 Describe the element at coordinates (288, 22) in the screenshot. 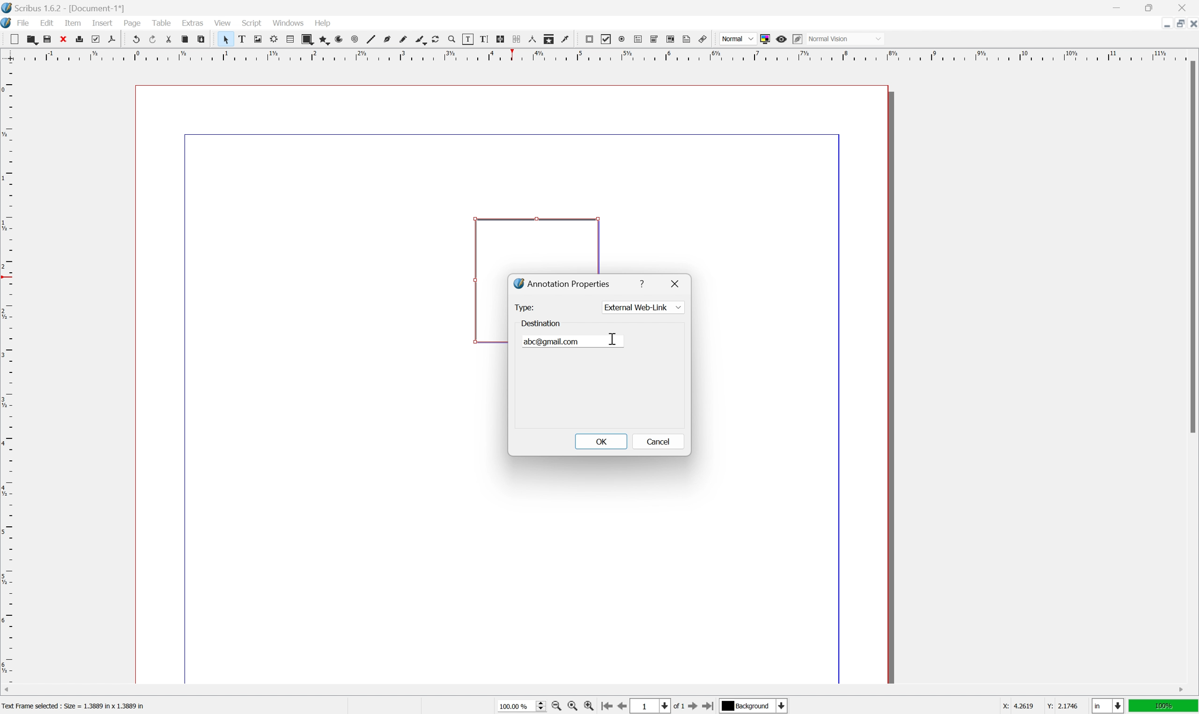

I see `windows` at that location.